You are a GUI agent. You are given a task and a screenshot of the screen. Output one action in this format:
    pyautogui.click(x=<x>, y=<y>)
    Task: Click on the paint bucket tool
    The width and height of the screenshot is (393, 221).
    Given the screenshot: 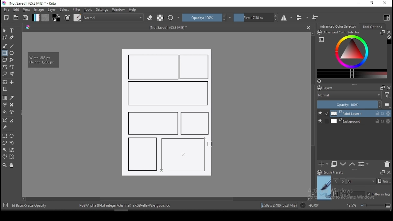 What is the action you would take?
    pyautogui.click(x=5, y=112)
    